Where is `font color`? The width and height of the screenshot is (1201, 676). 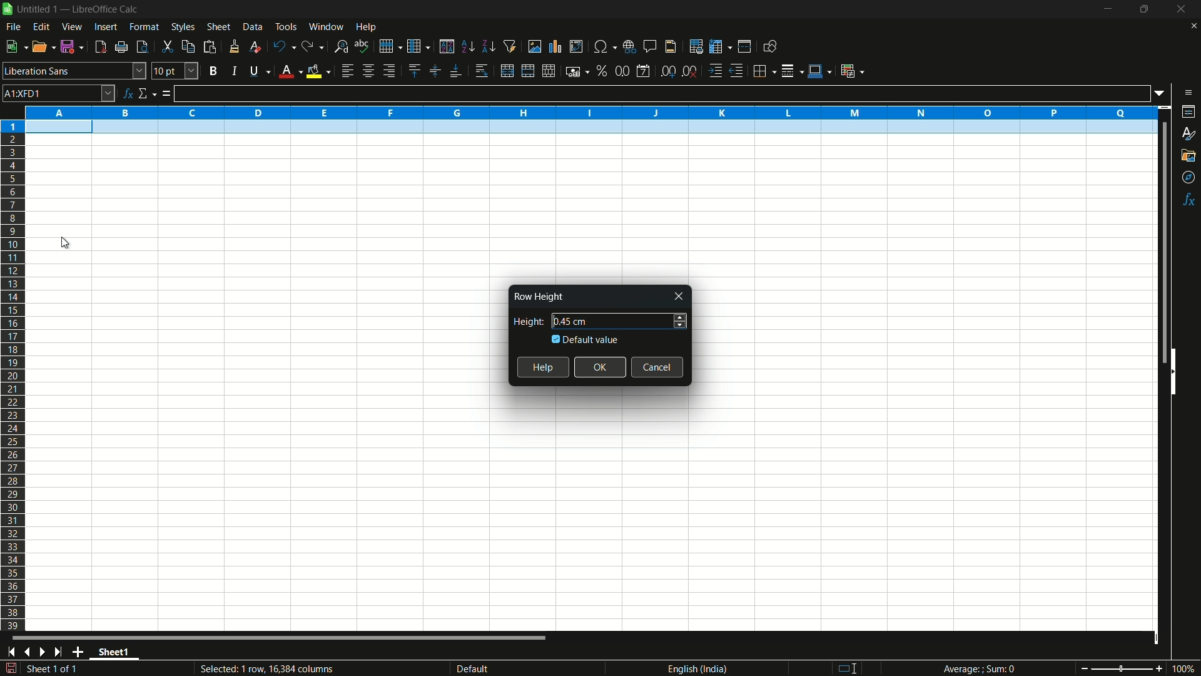
font color is located at coordinates (288, 72).